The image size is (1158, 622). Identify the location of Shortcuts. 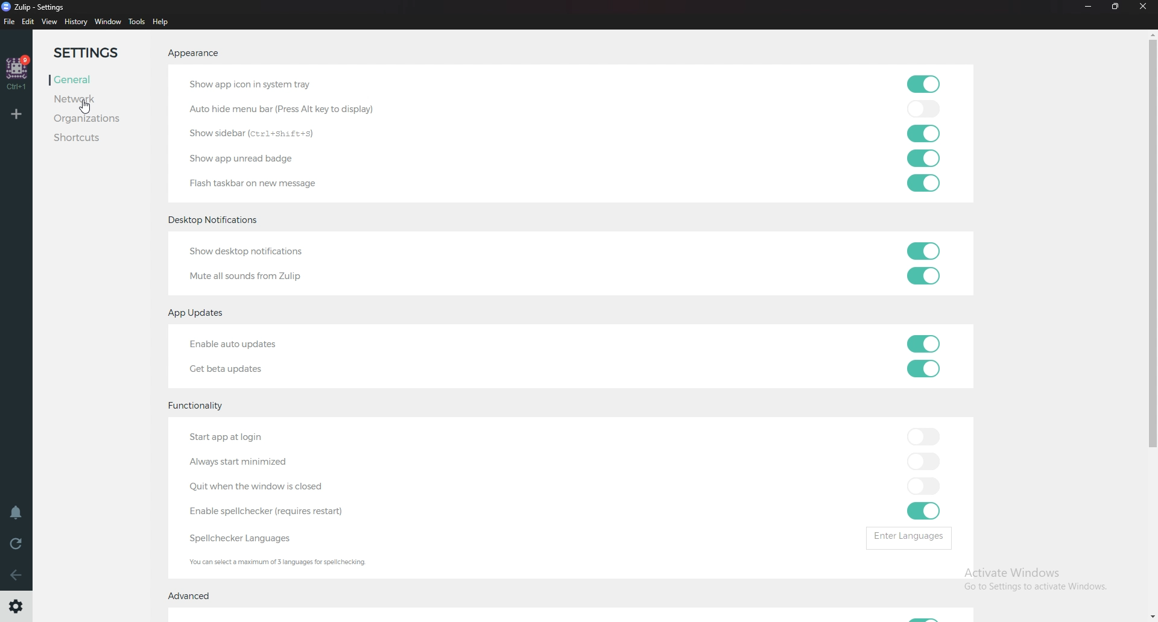
(93, 139).